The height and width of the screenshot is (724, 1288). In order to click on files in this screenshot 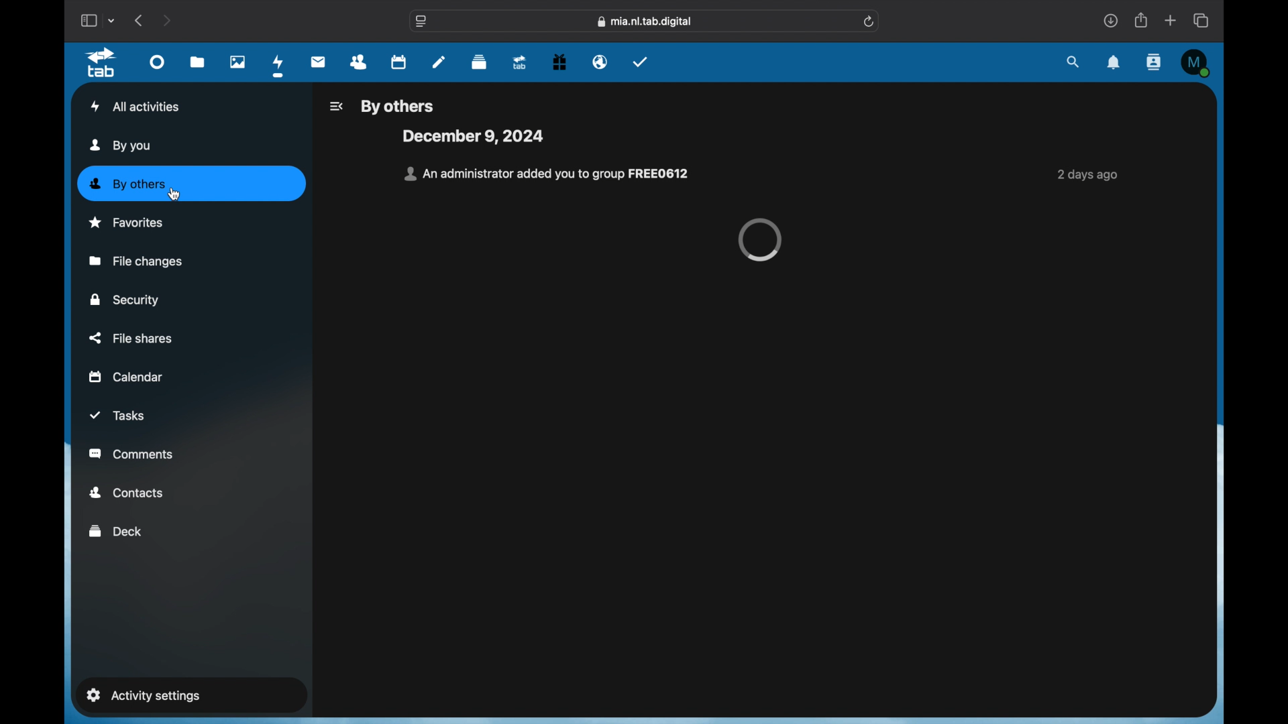, I will do `click(198, 62)`.